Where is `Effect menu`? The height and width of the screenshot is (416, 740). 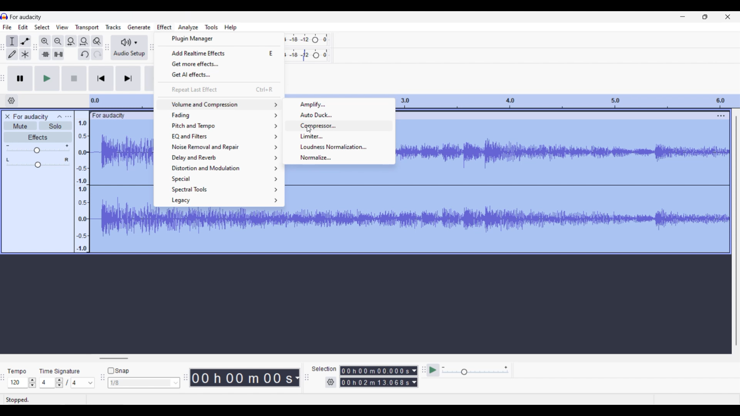
Effect menu is located at coordinates (164, 27).